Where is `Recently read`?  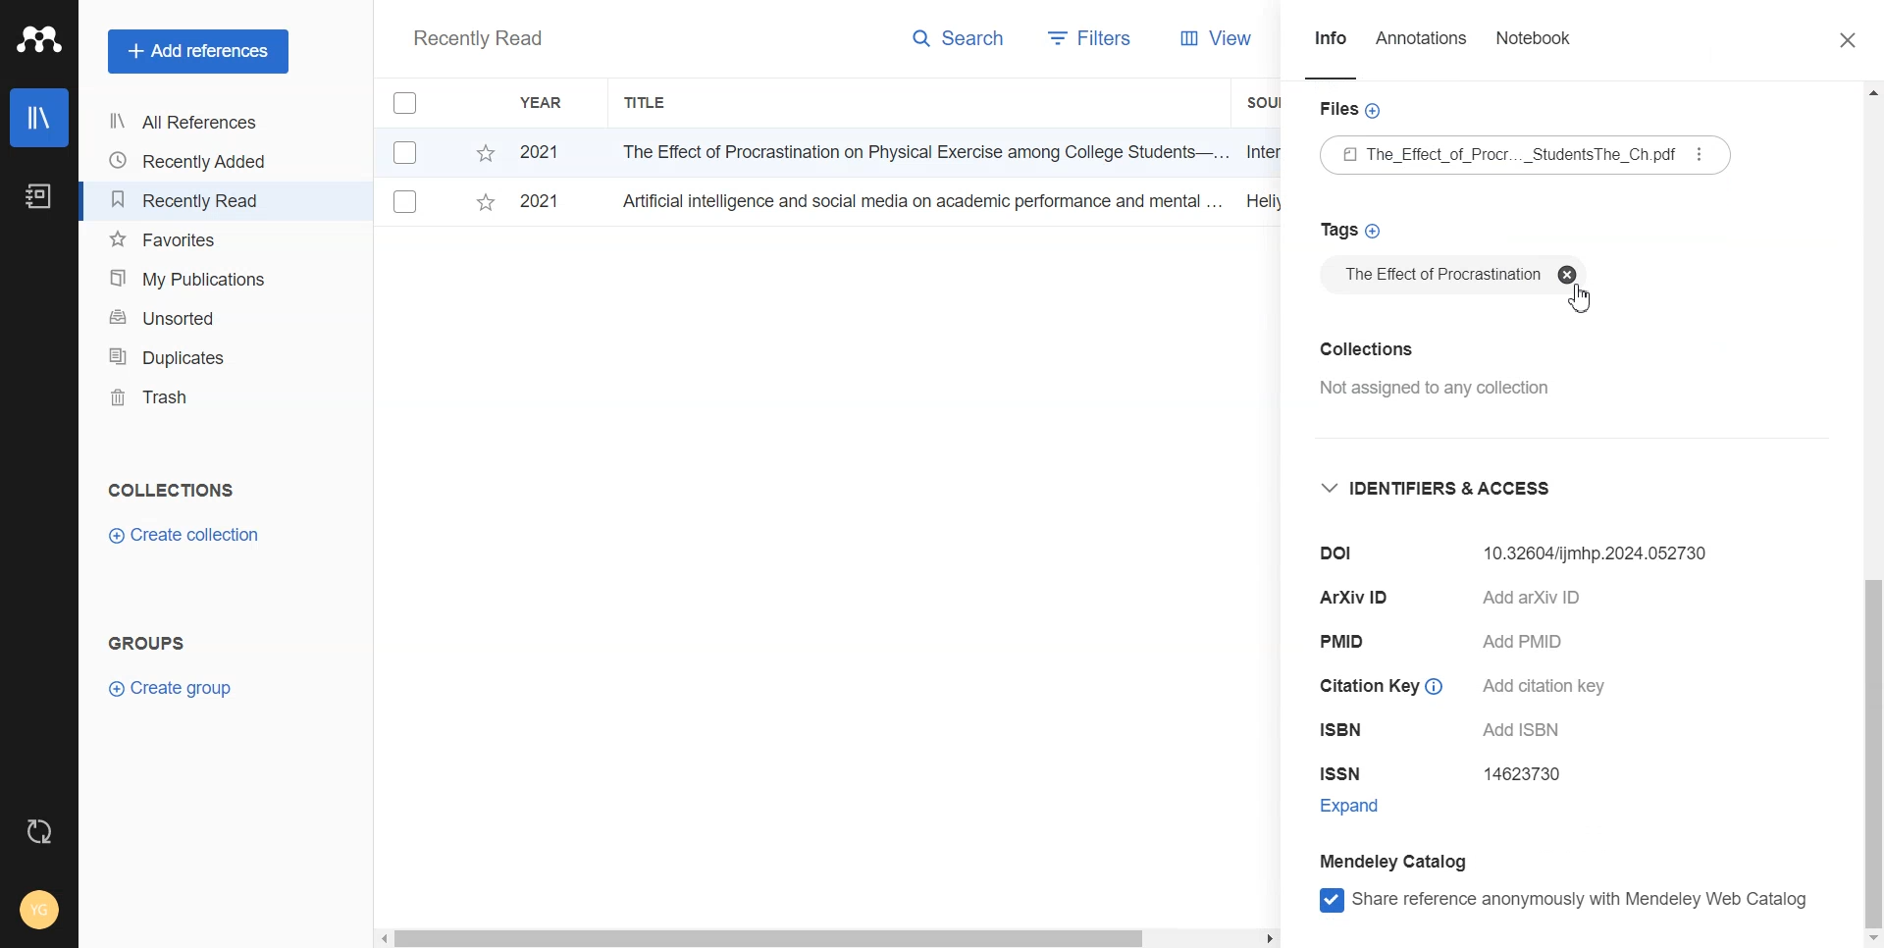 Recently read is located at coordinates (477, 40).